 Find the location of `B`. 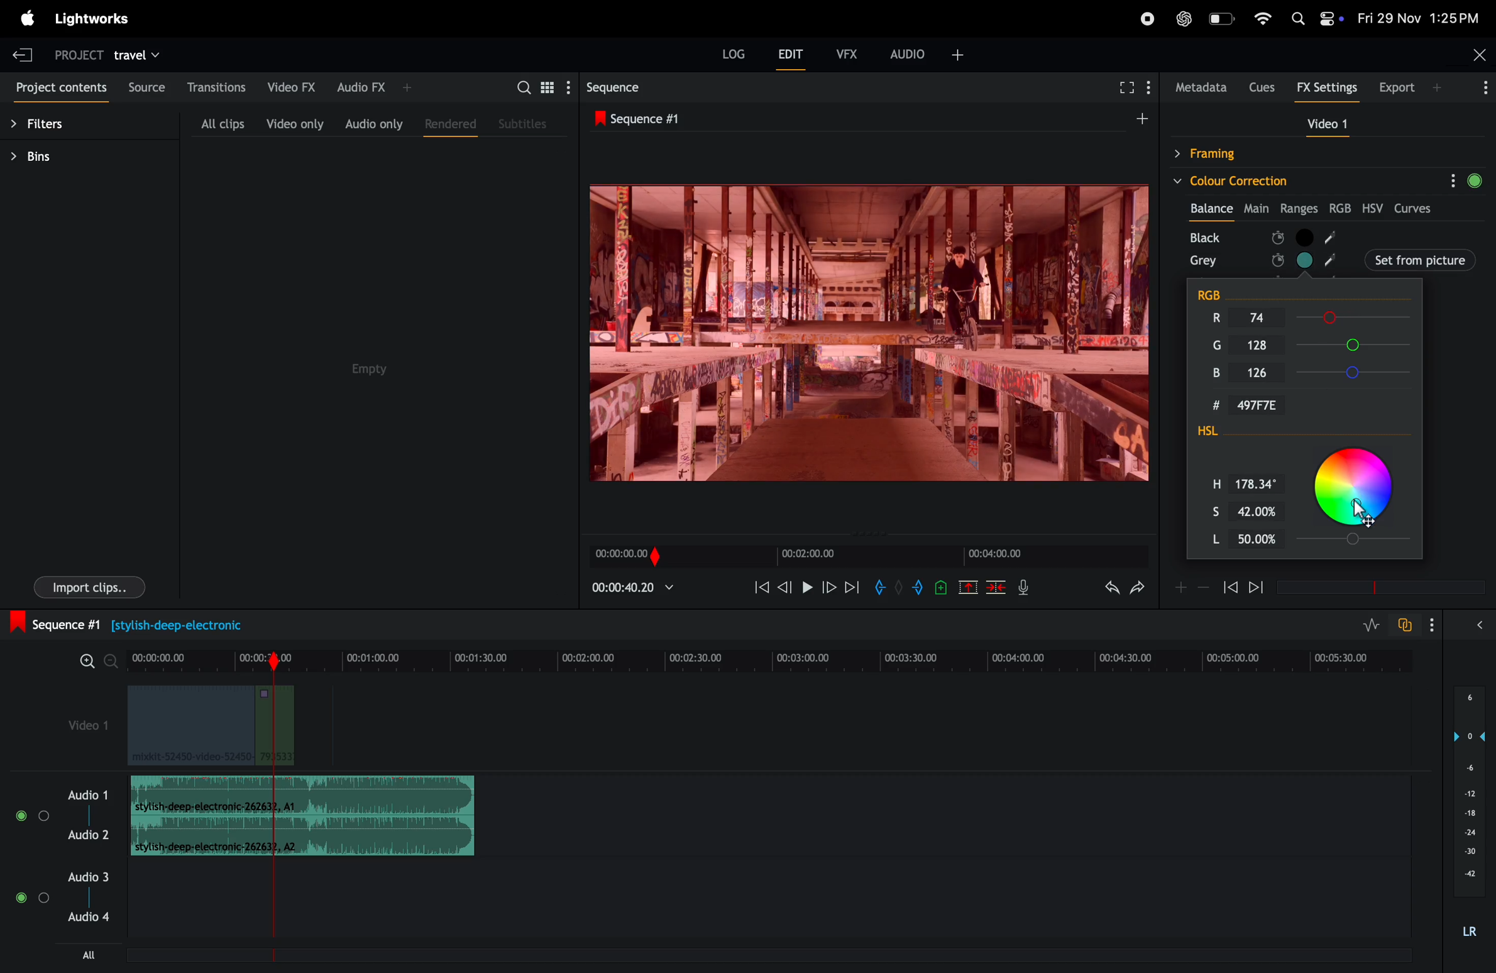

B is located at coordinates (1218, 375).